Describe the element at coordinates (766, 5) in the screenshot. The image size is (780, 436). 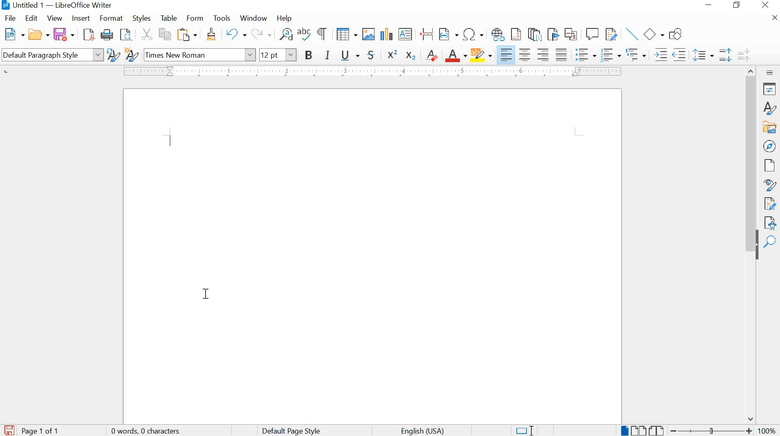
I see `CLOSE` at that location.